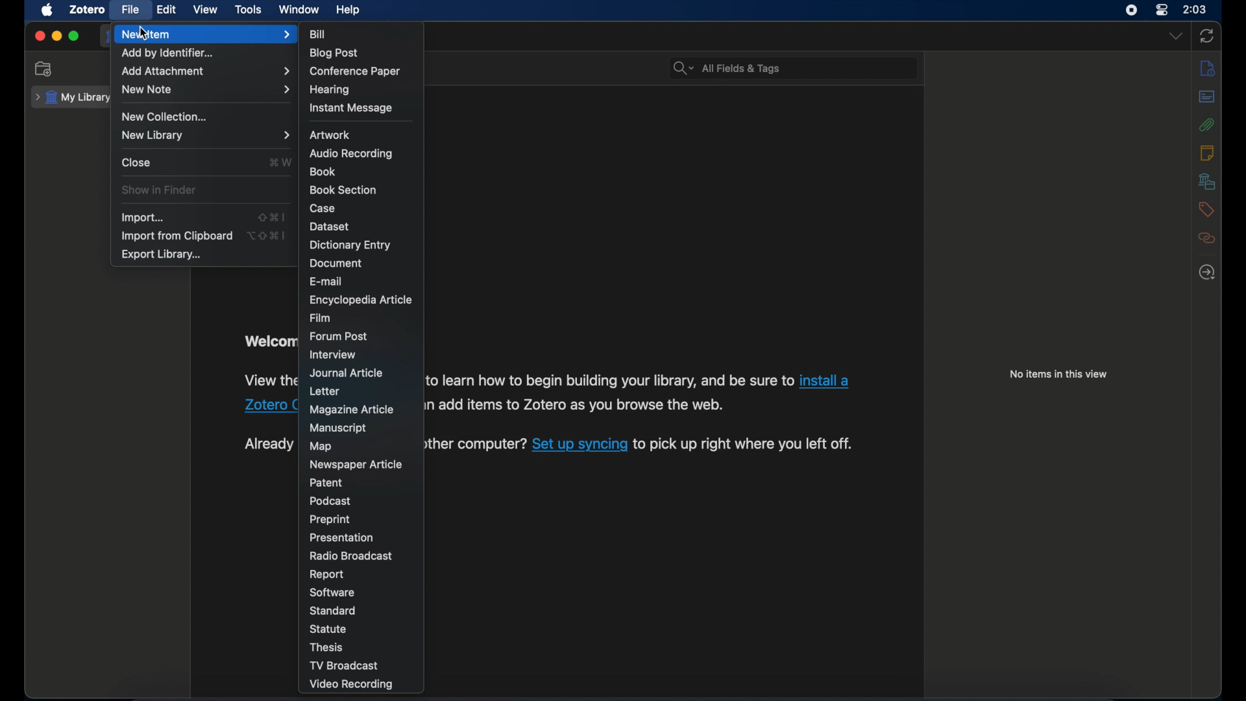 The width and height of the screenshot is (1246, 701). I want to click on show in finder, so click(160, 190).